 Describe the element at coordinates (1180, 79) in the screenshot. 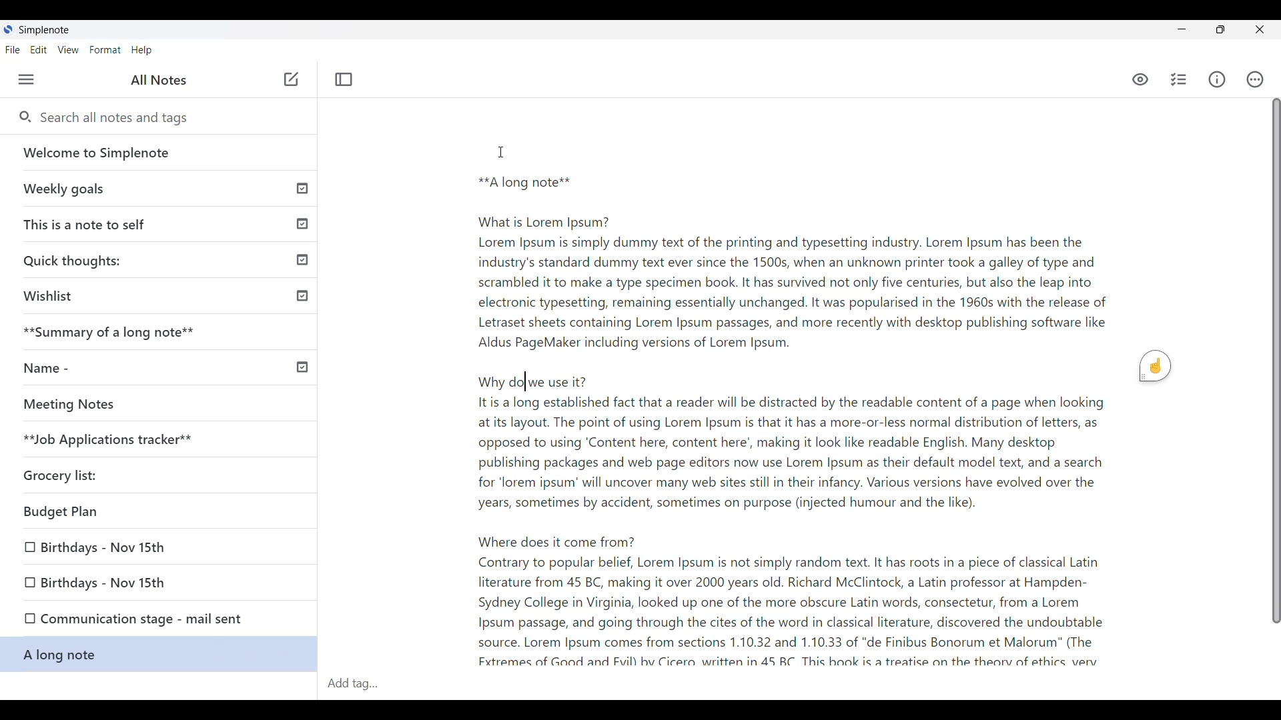

I see `Insert checklist` at that location.